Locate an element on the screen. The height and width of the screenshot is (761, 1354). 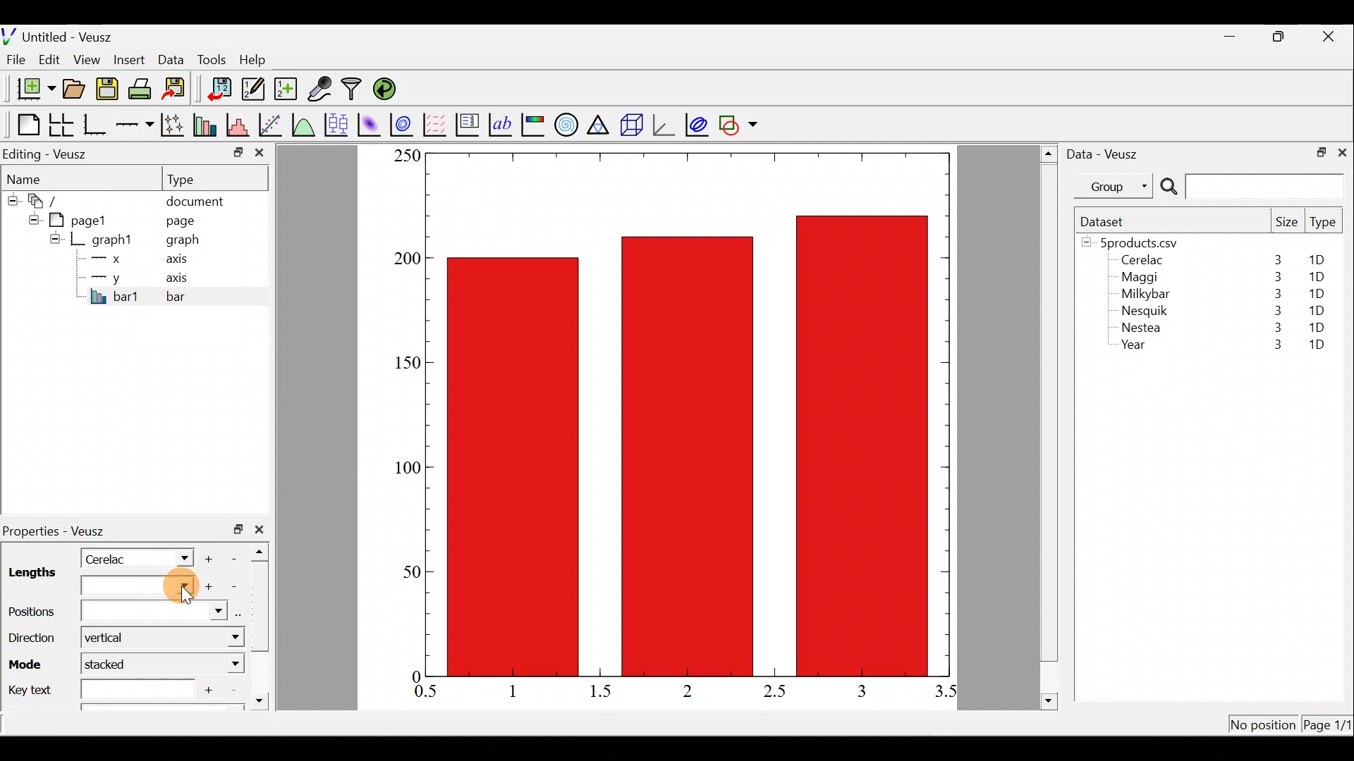
minimize is located at coordinates (1237, 35).